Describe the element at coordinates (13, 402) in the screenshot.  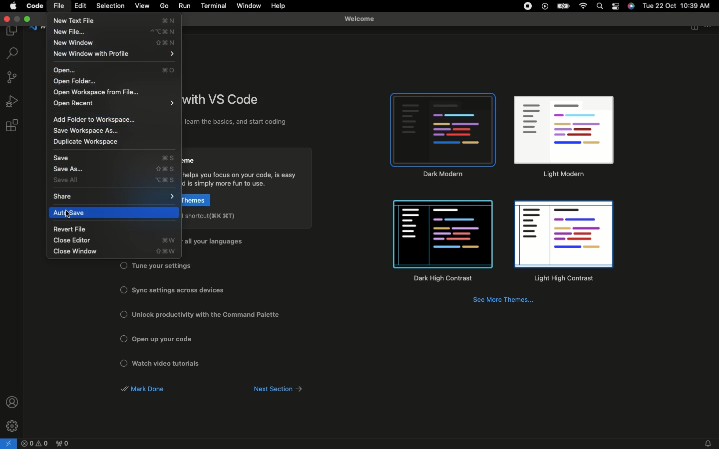
I see `Accounts` at that location.